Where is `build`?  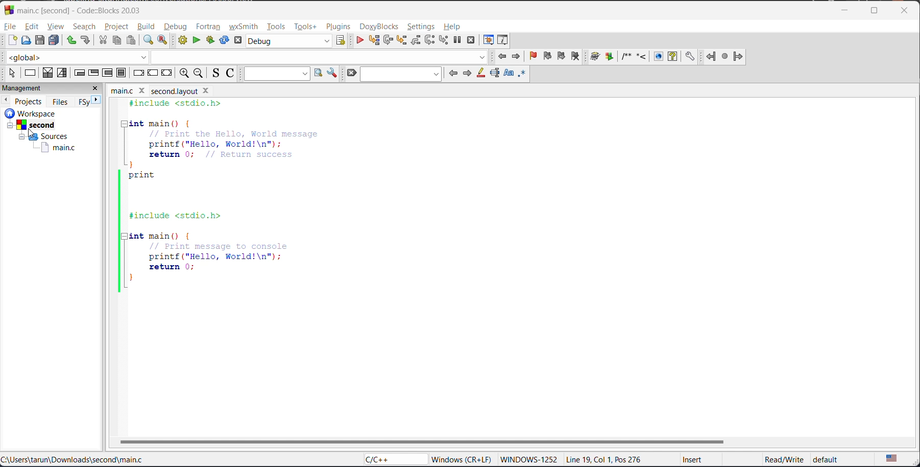 build is located at coordinates (145, 26).